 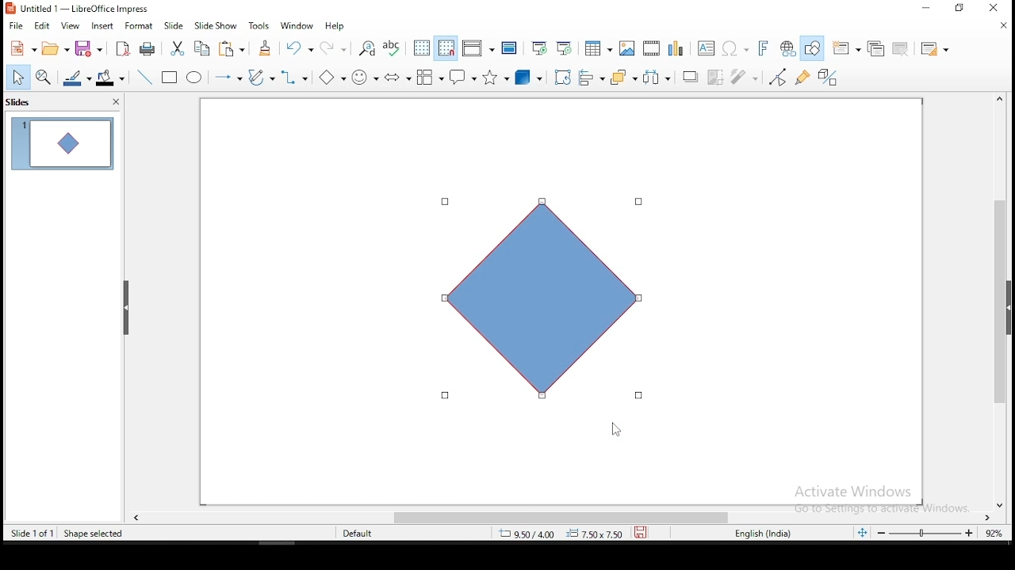 I want to click on Minimize sidebar, so click(x=125, y=309).